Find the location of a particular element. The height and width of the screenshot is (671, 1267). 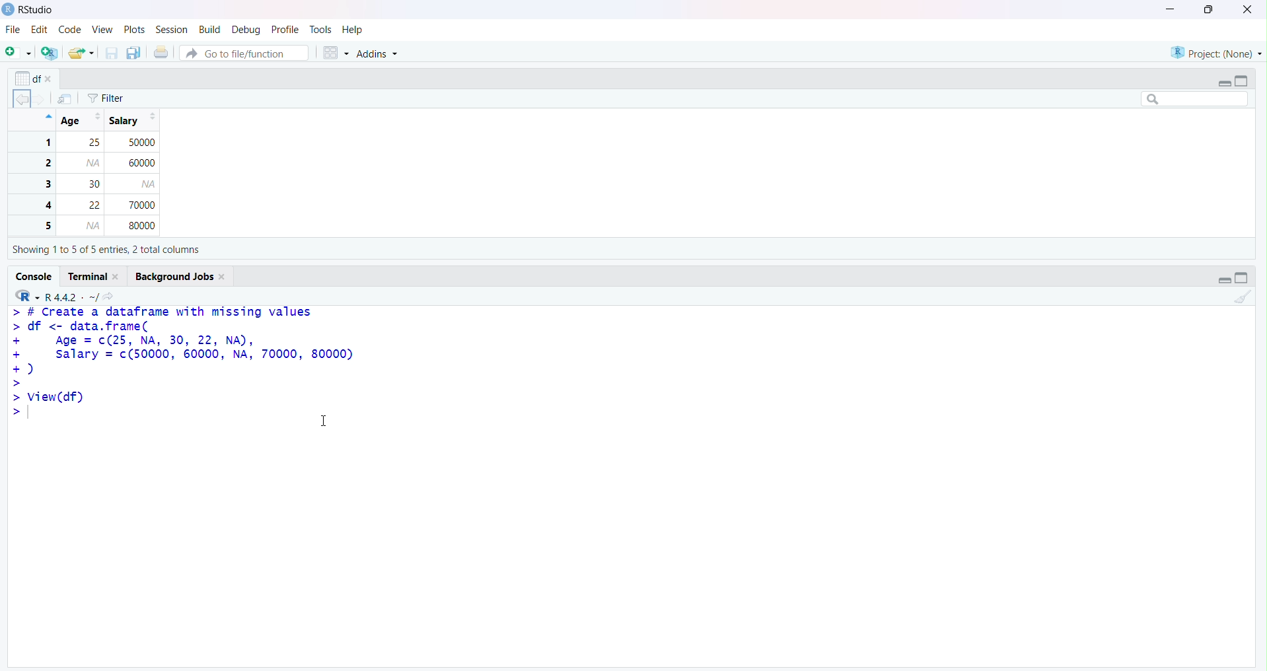

Open an existing file (Ctrl + O) is located at coordinates (81, 52).